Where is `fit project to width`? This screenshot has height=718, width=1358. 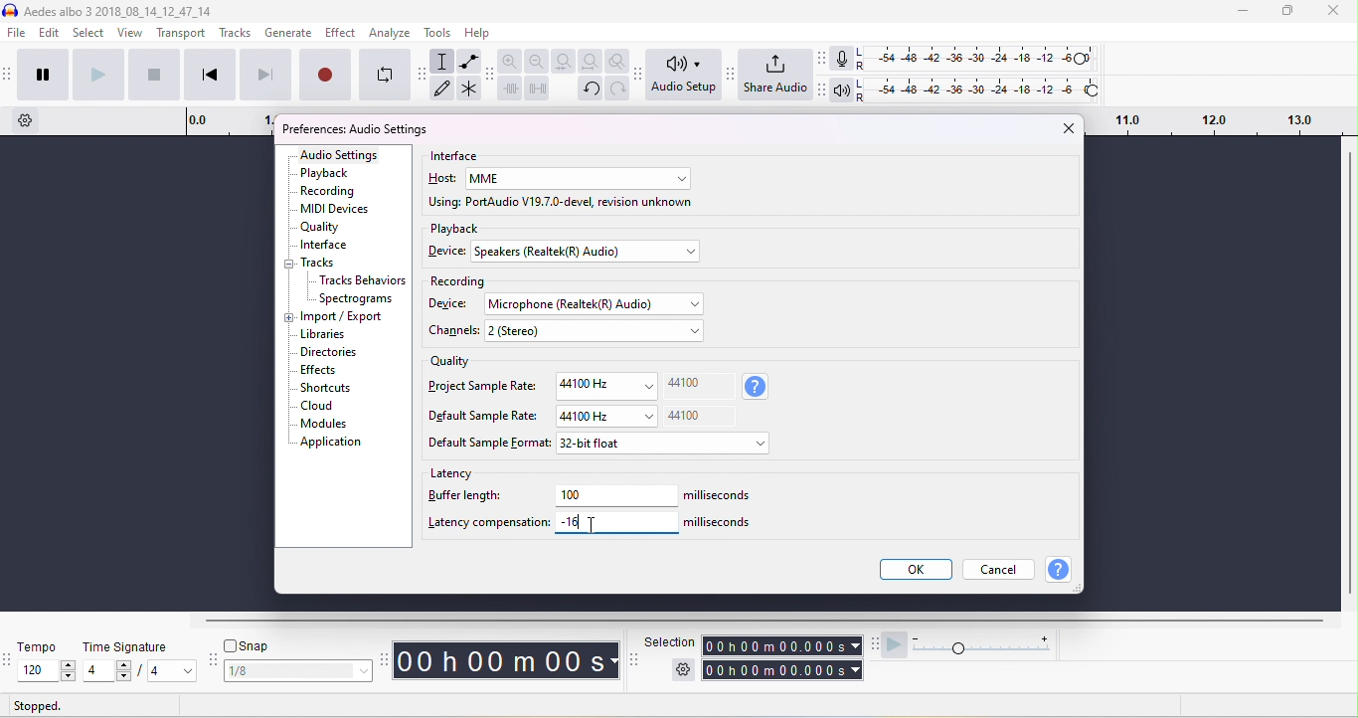 fit project to width is located at coordinates (593, 62).